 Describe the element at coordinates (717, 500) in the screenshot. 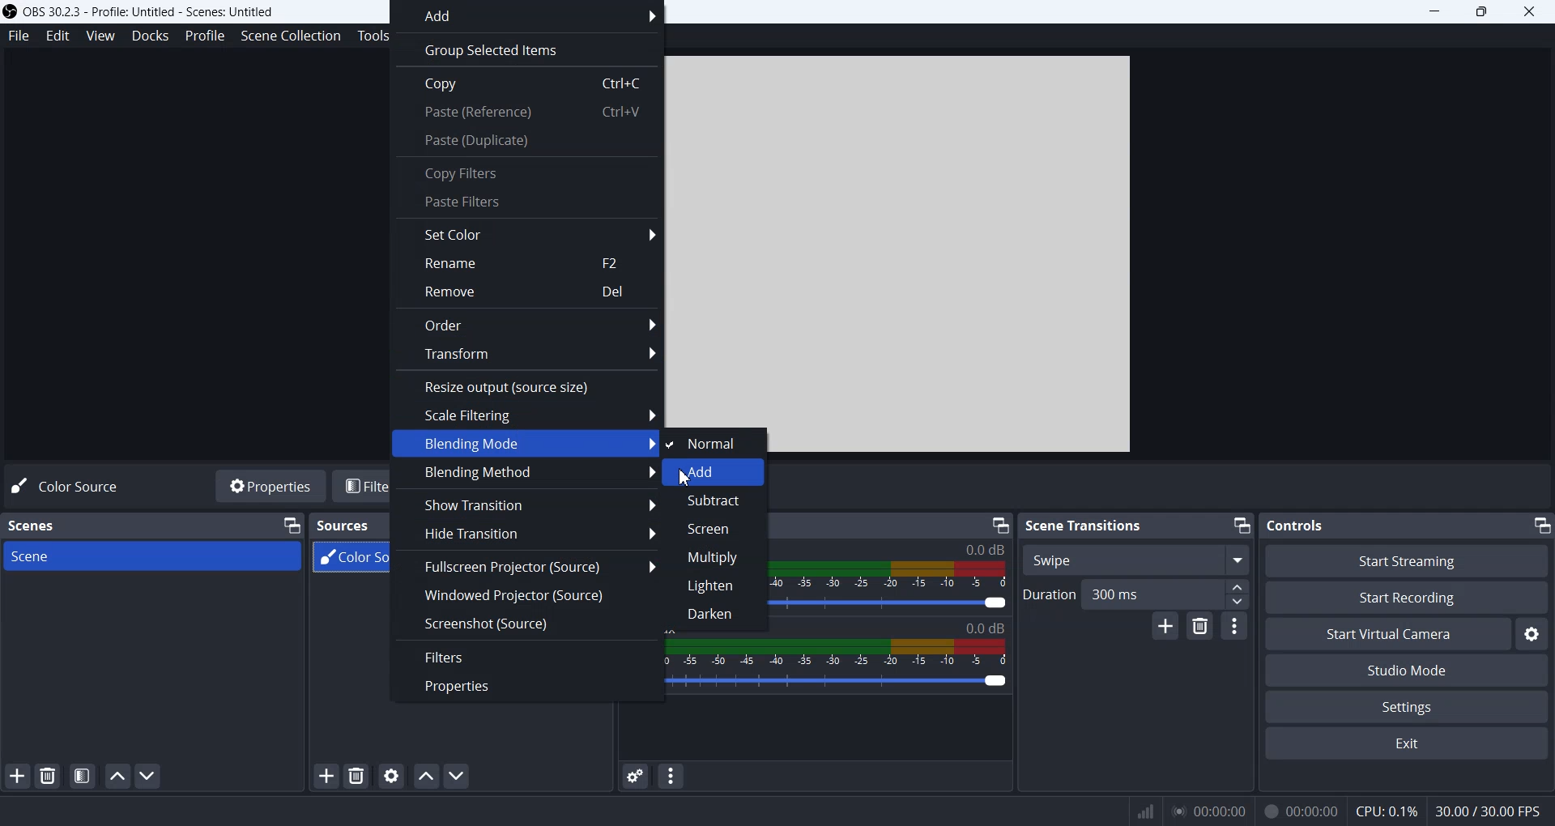

I see `Subtract` at that location.